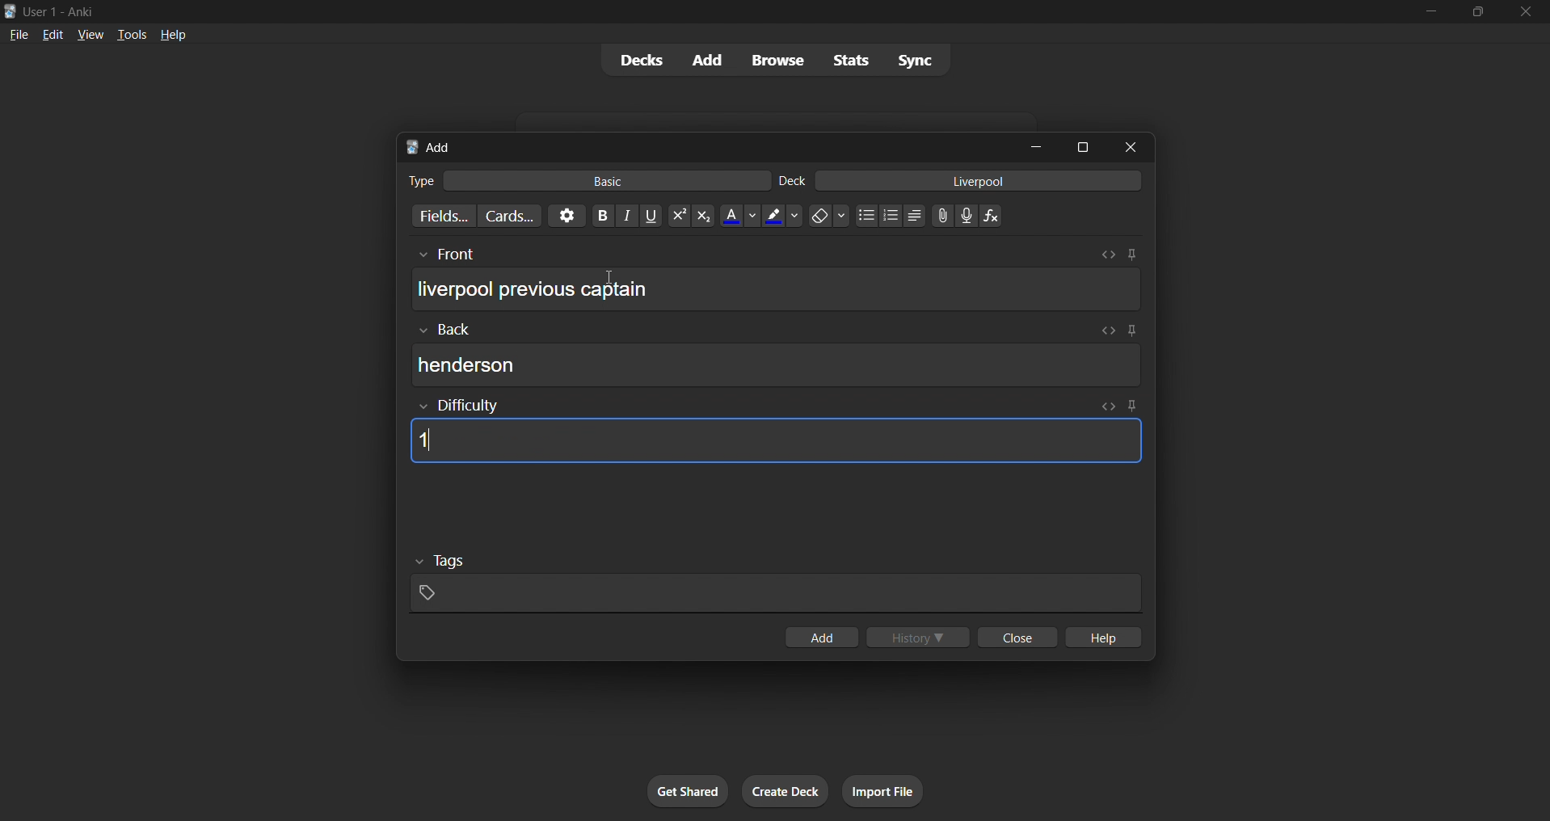  What do you see at coordinates (776, 579) in the screenshot?
I see `card tags input box` at bounding box center [776, 579].